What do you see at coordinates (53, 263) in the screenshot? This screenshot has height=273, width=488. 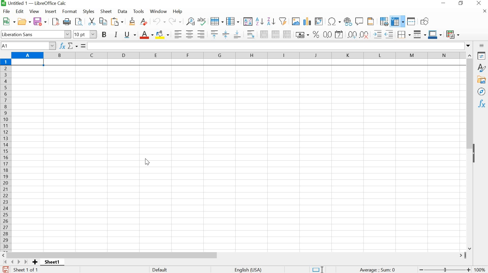 I see `SHEET` at bounding box center [53, 263].